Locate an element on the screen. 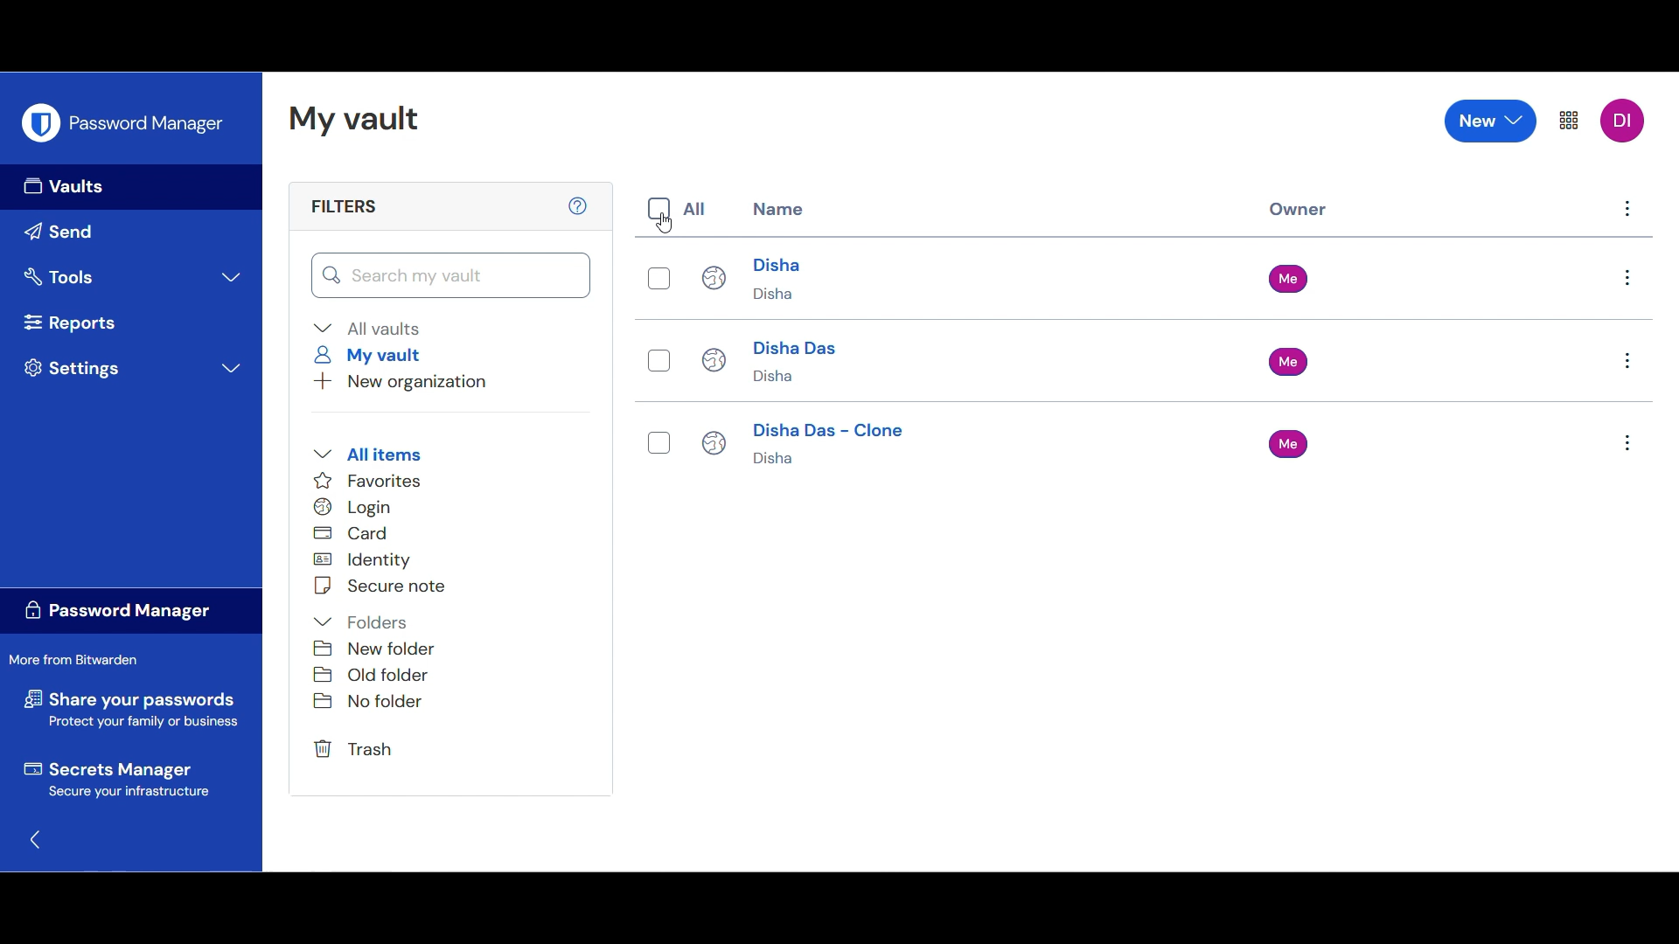  Filters is located at coordinates (342, 205).